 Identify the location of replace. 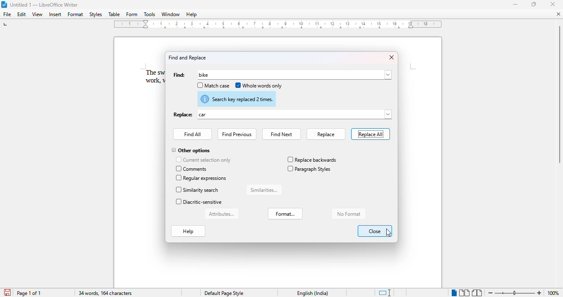
(326, 134).